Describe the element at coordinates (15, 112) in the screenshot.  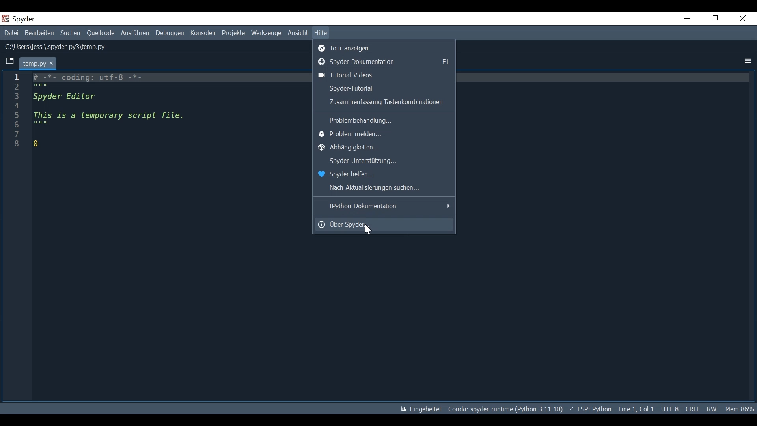
I see `line numbers` at that location.